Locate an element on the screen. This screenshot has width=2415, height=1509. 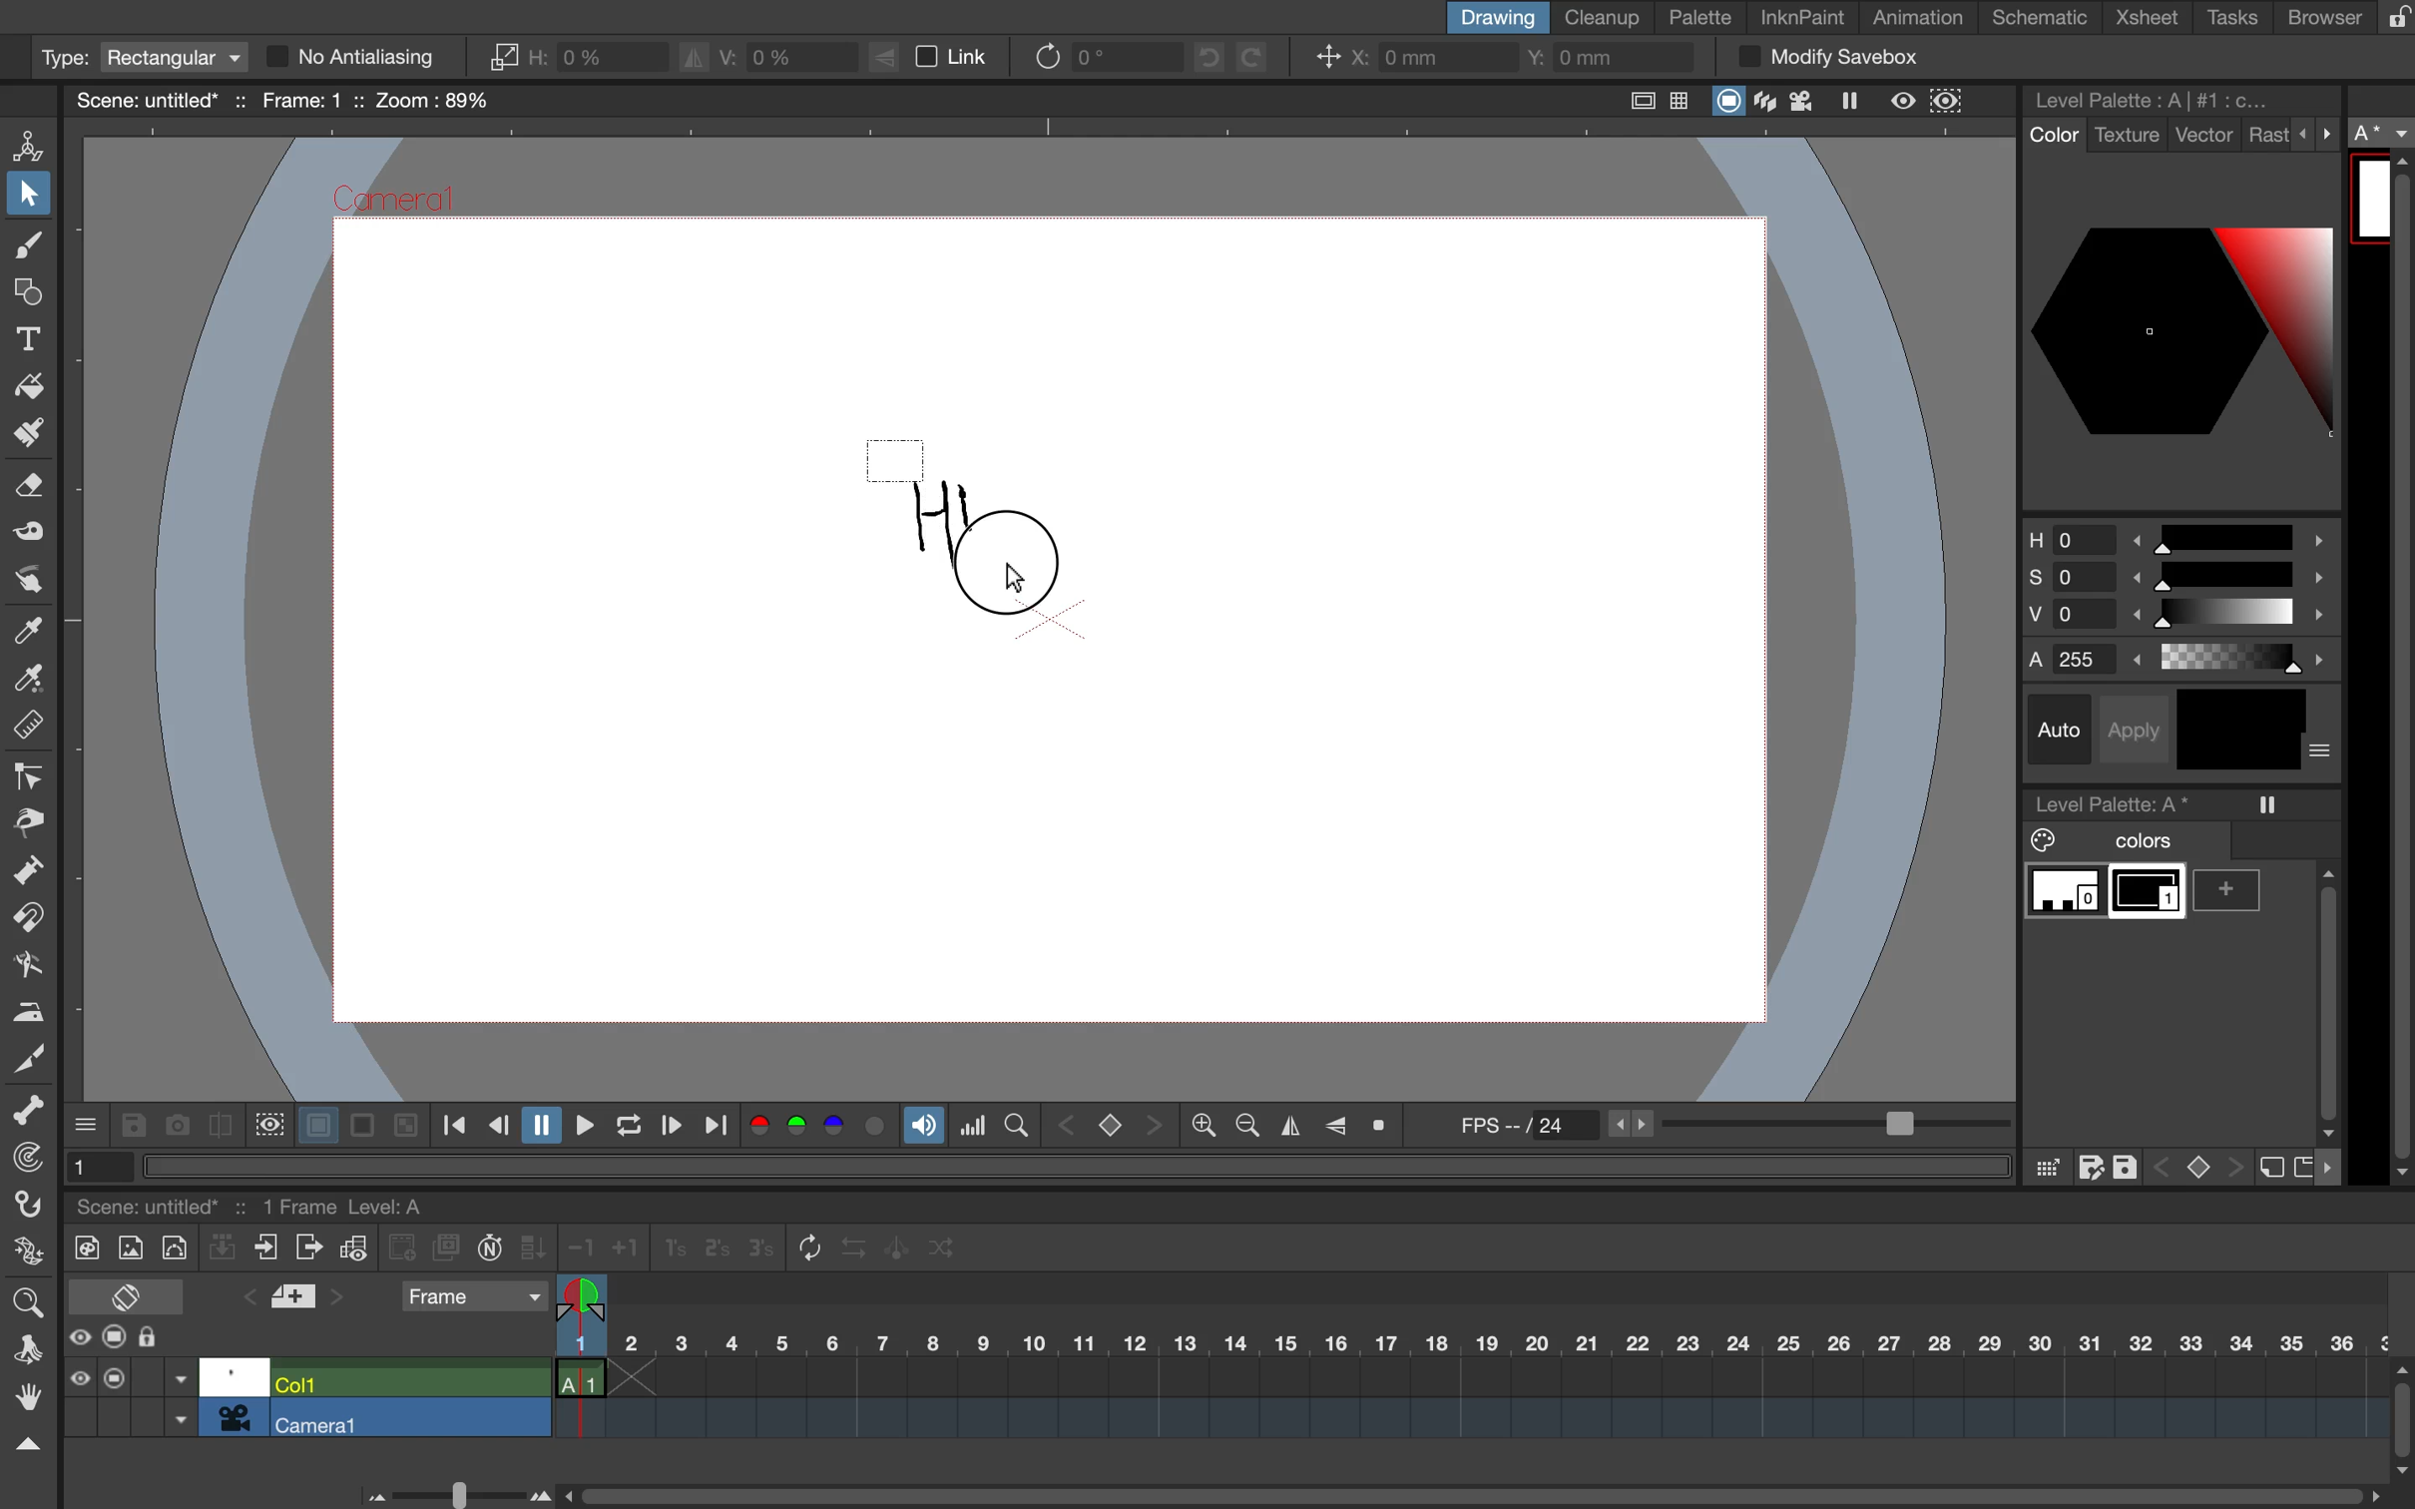
tape tool is located at coordinates (24, 535).